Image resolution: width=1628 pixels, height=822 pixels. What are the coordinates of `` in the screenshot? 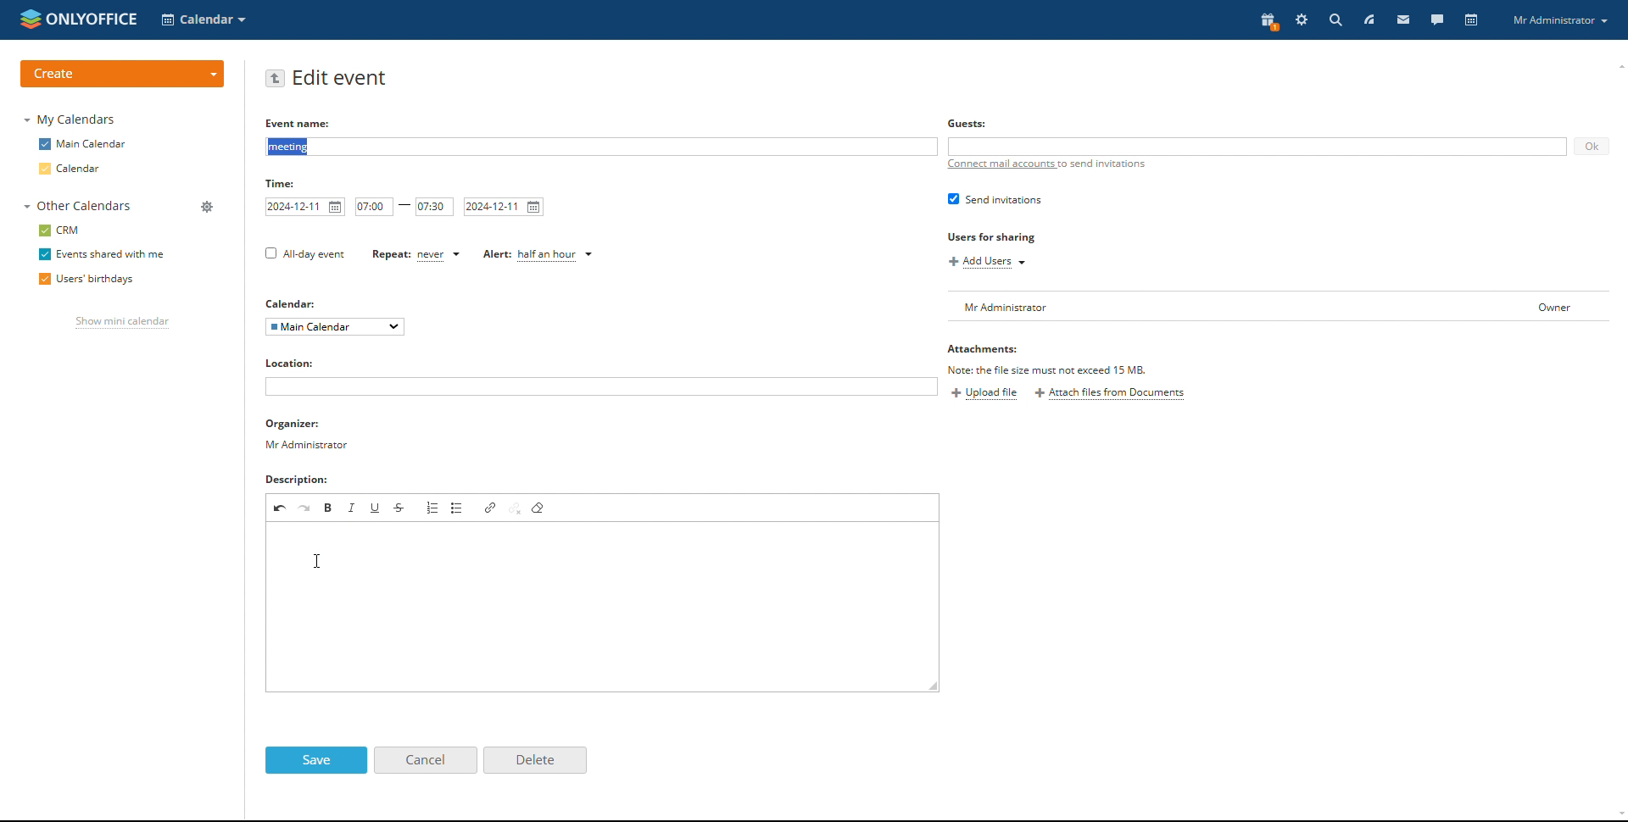 It's located at (967, 123).